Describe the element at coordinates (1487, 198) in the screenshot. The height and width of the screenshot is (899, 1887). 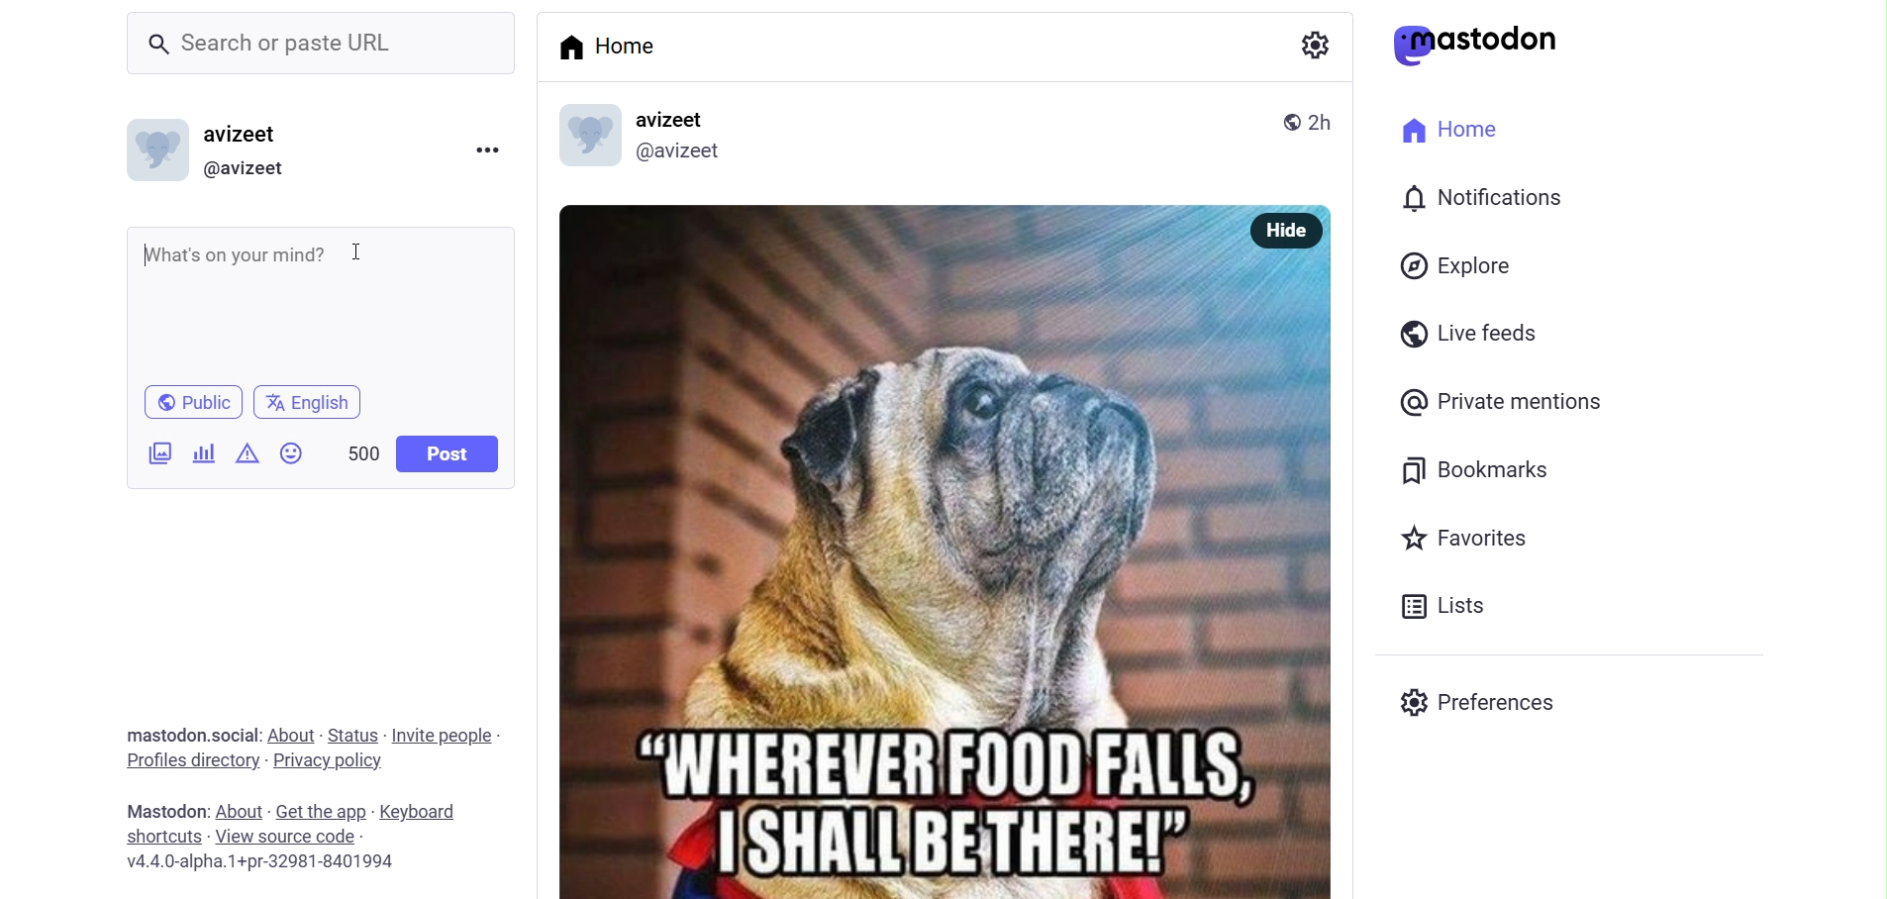
I see `Notifications` at that location.